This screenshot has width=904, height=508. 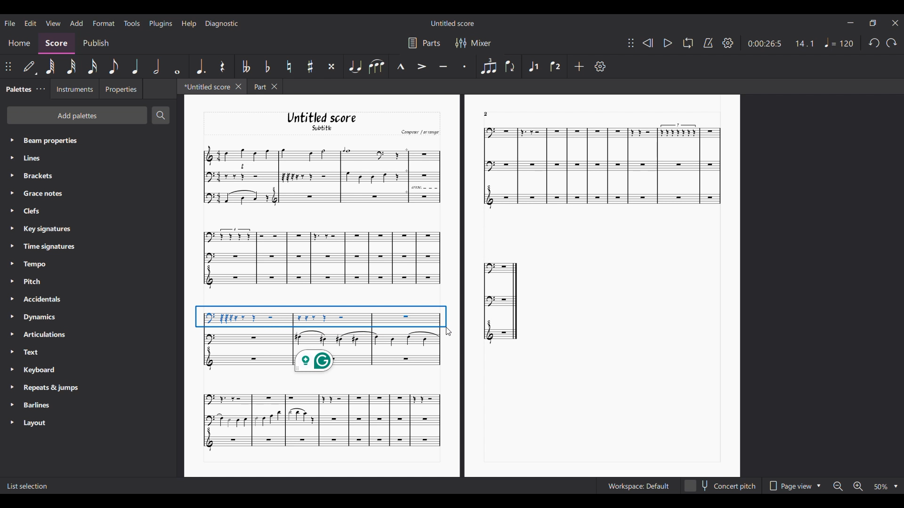 I want to click on > Layout, so click(x=40, y=423).